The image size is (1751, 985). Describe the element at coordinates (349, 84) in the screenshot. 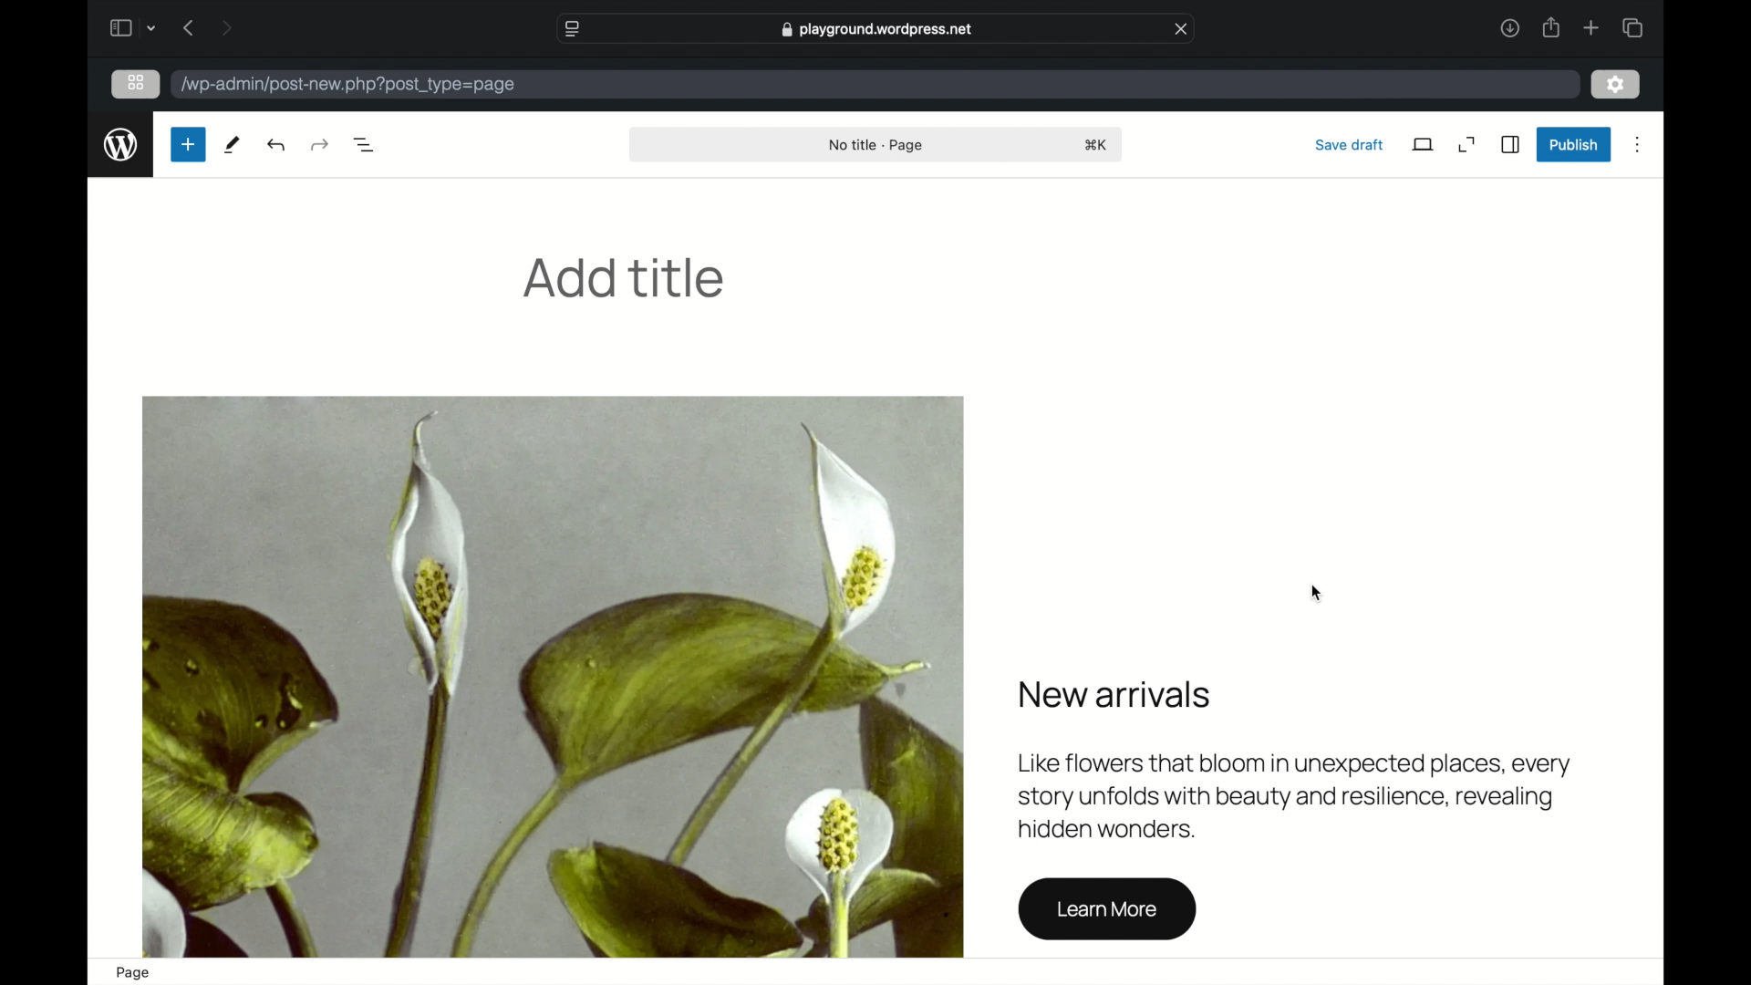

I see `wordpress address` at that location.